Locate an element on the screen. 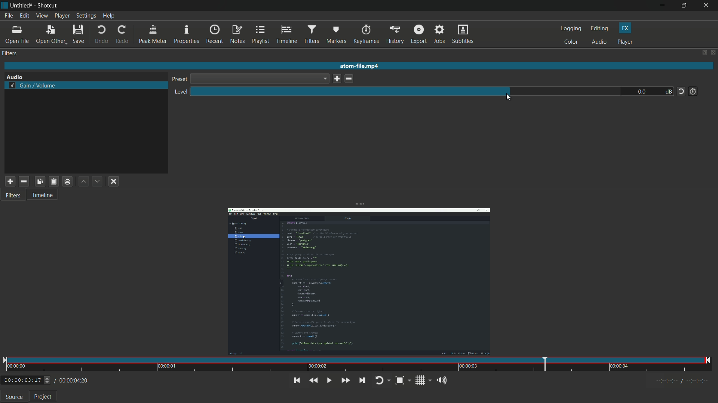  selected gain volume filter is located at coordinates (32, 85).